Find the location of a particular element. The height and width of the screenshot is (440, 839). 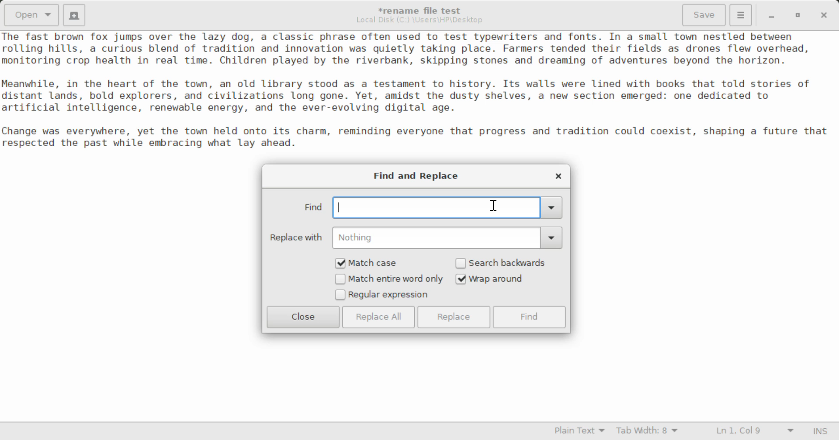

Create New Document is located at coordinates (76, 15).